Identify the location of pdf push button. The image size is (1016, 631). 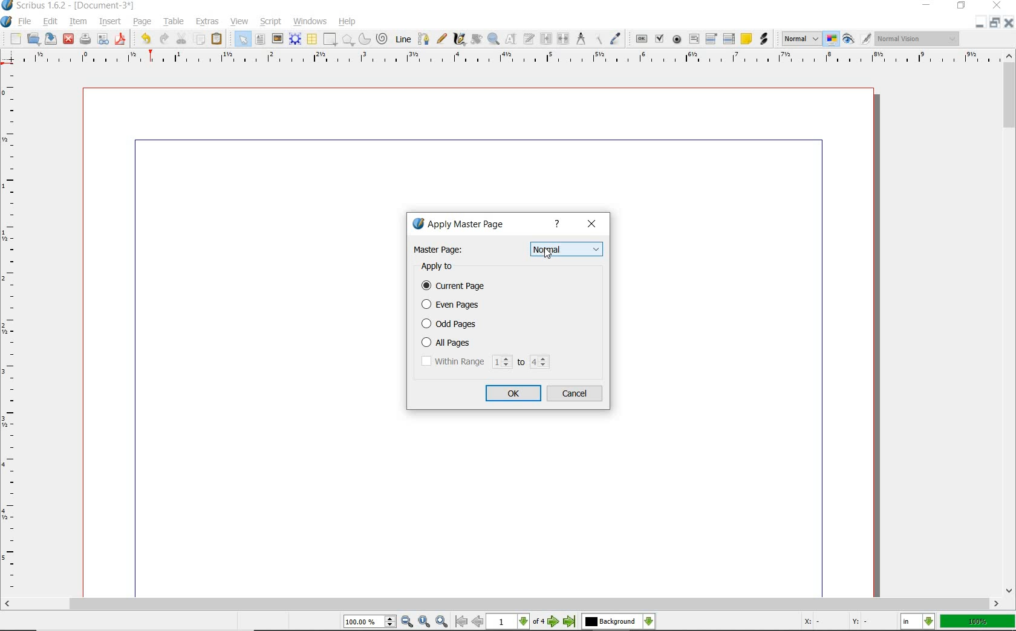
(640, 39).